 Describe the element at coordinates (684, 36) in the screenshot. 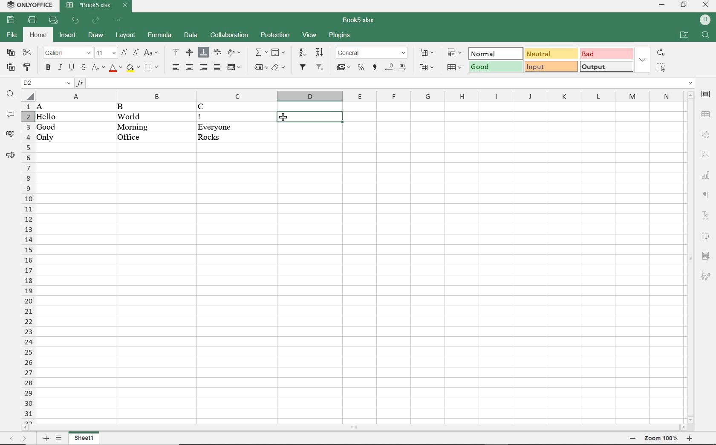

I see `open file location` at that location.